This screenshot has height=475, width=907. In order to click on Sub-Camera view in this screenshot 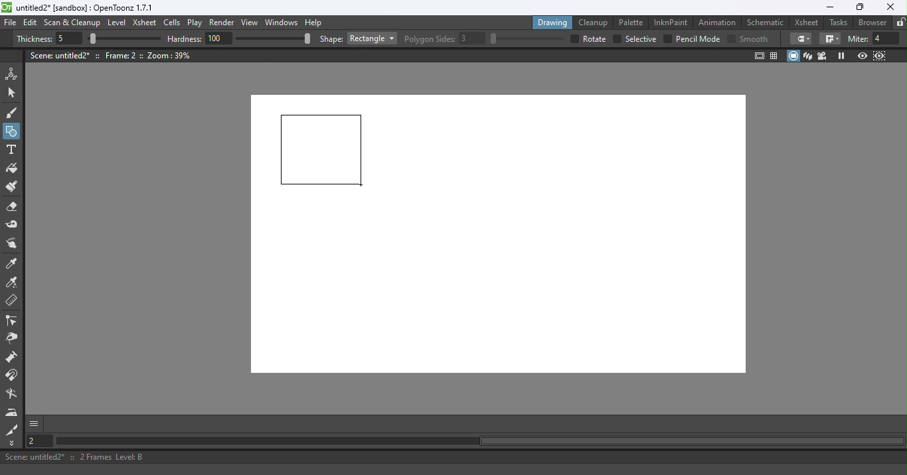, I will do `click(880, 56)`.